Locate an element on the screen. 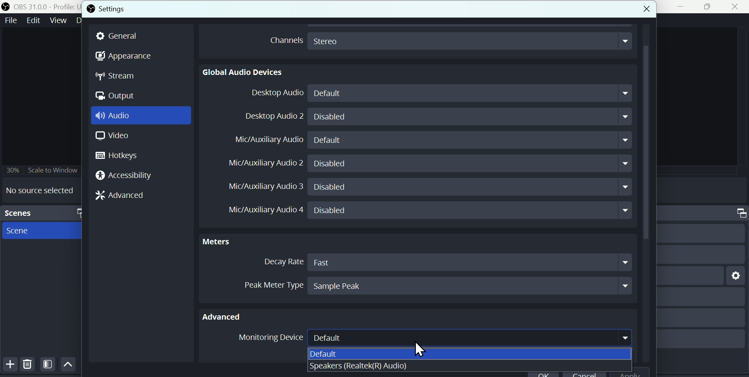 The height and width of the screenshot is (377, 749). Global Audio Devices is located at coordinates (243, 72).